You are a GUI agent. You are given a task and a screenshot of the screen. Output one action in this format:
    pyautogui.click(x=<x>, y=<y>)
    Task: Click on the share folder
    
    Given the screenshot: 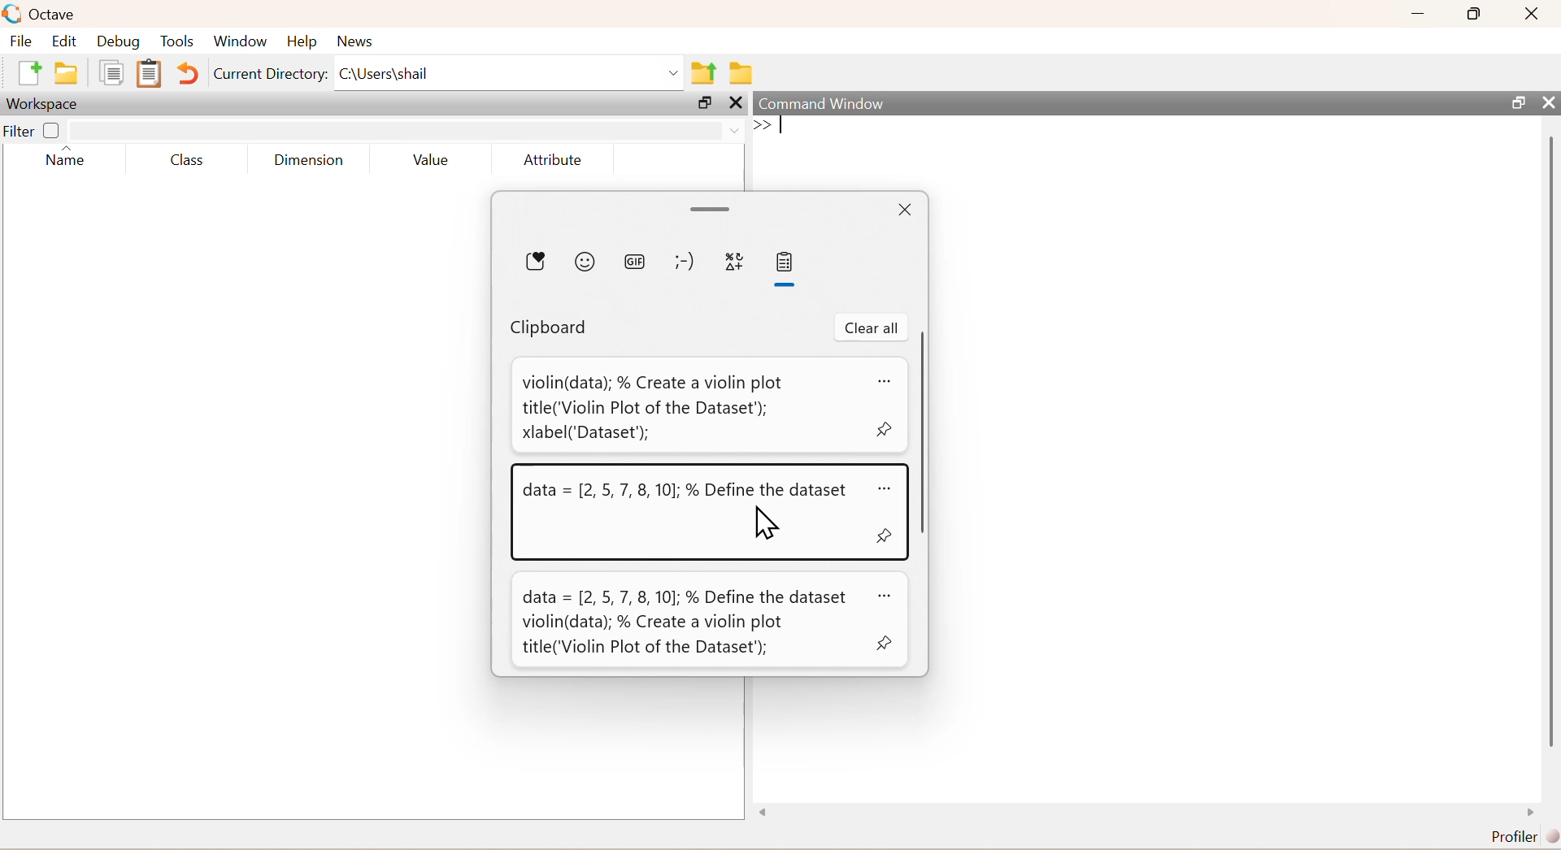 What is the action you would take?
    pyautogui.click(x=704, y=73)
    